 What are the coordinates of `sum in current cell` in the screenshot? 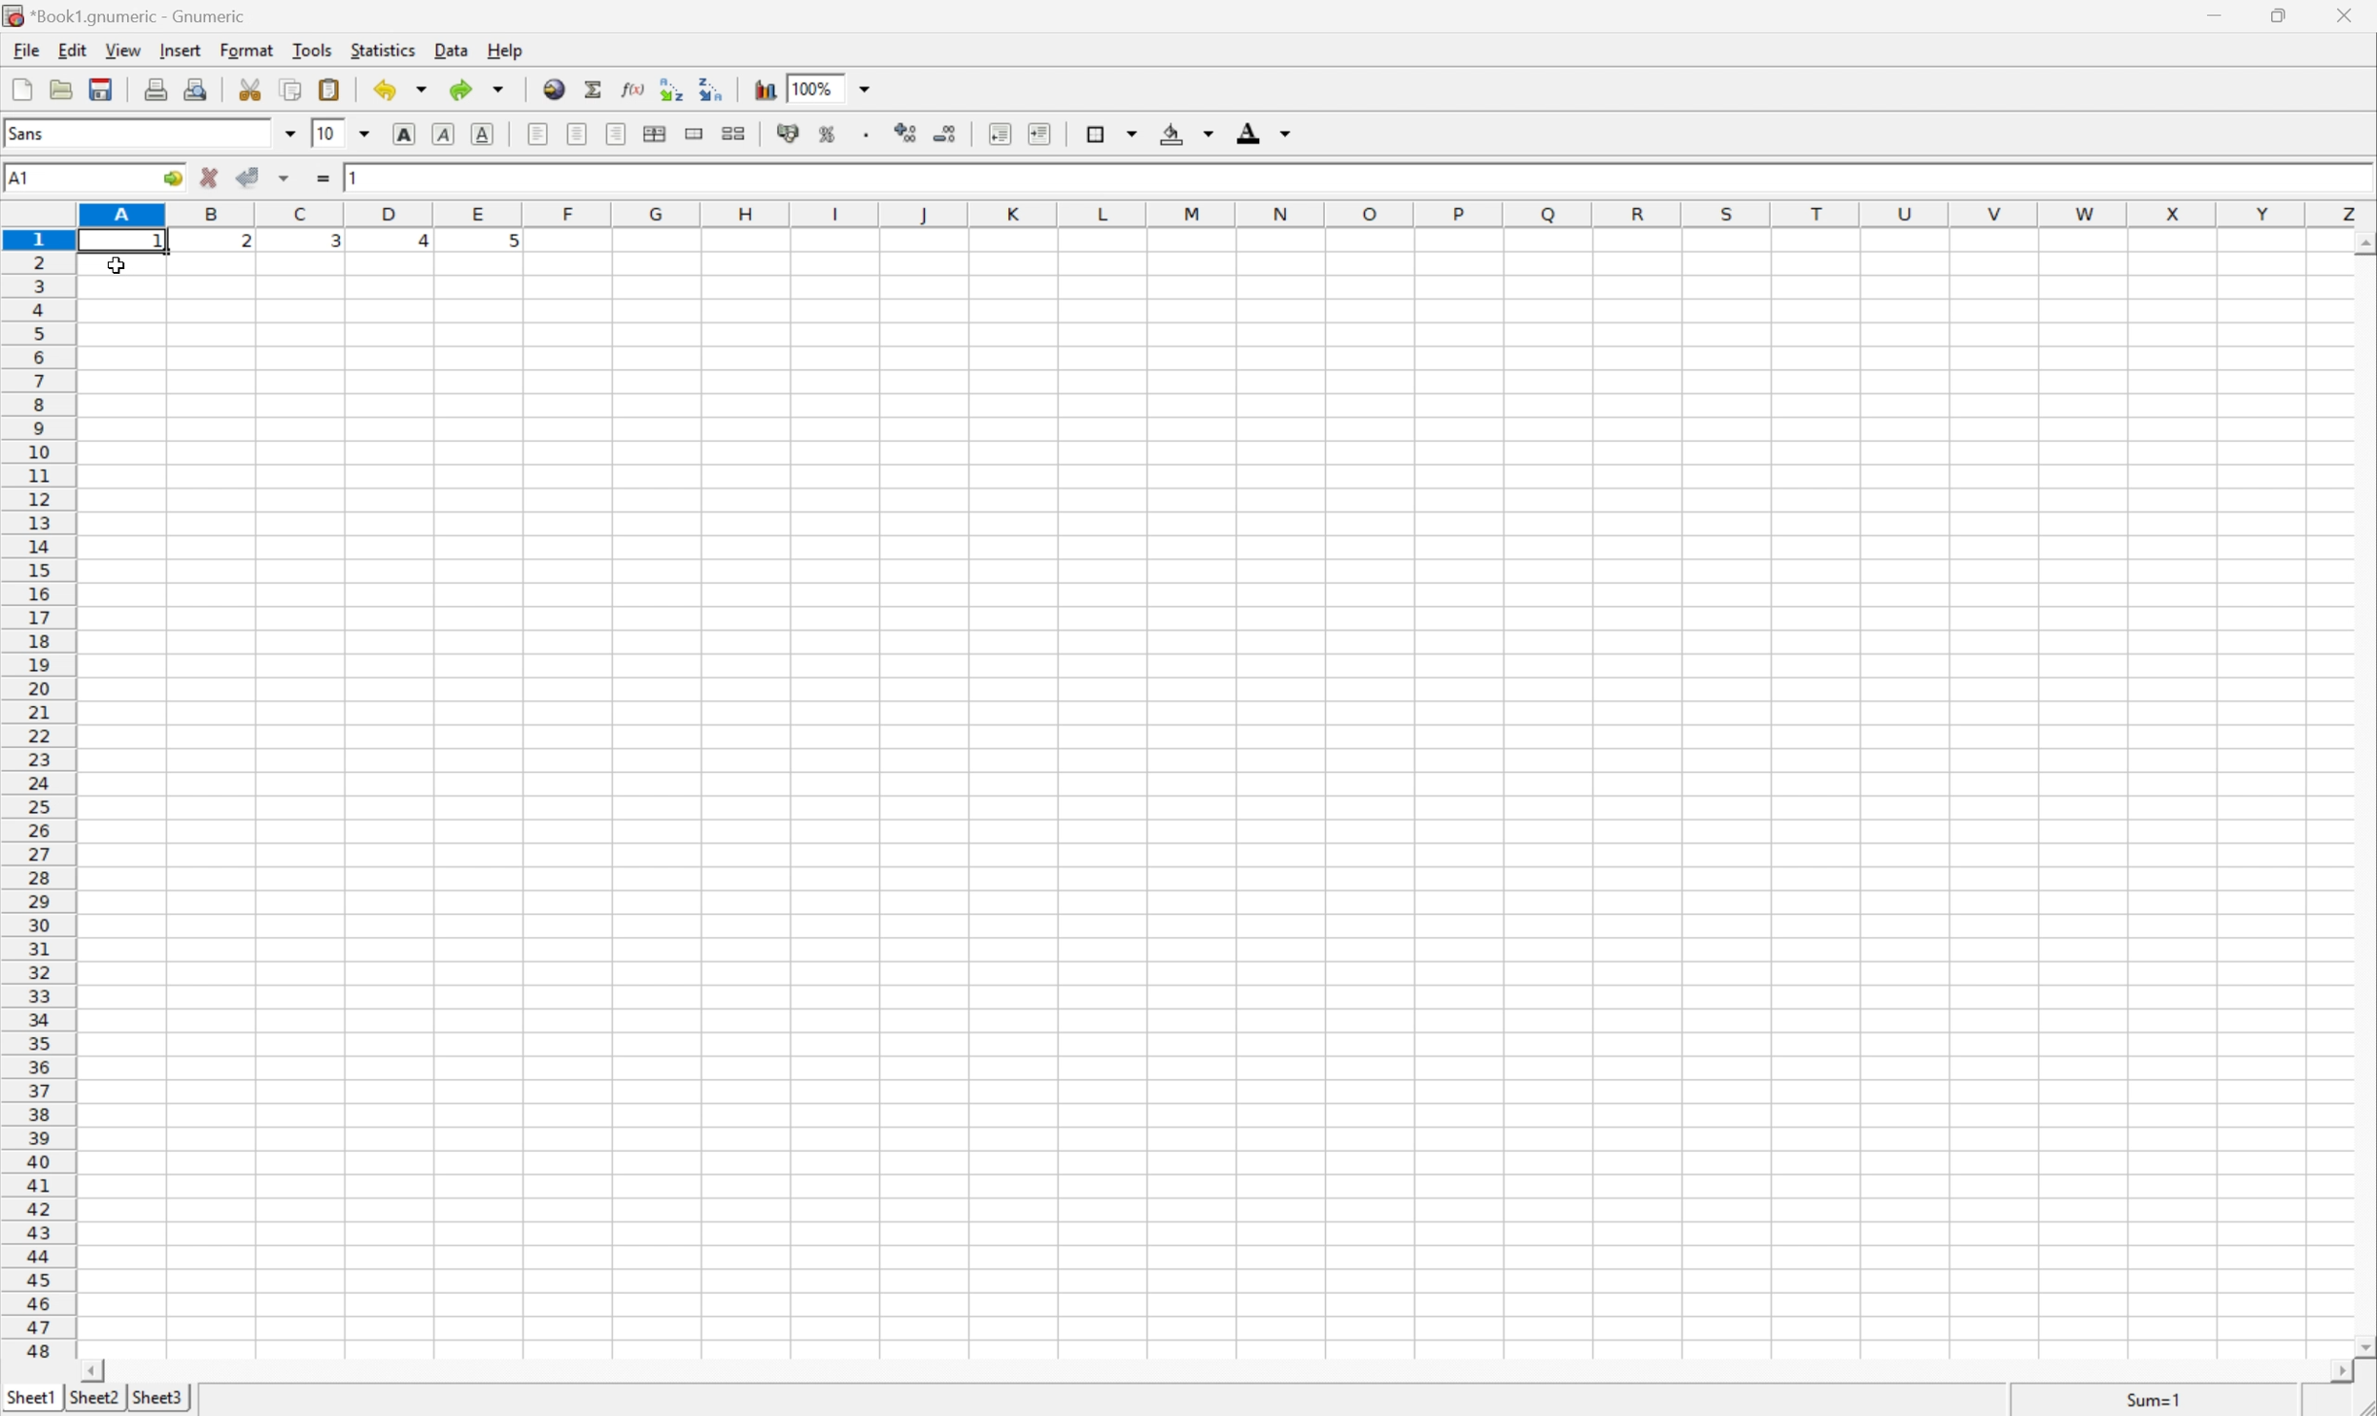 It's located at (598, 89).